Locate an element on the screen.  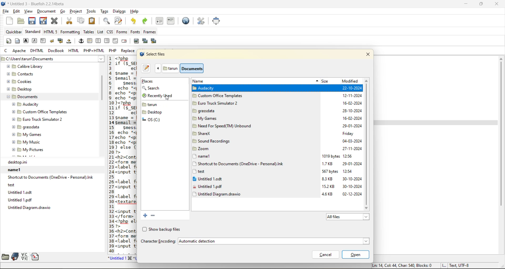
size is located at coordinates (325, 81).